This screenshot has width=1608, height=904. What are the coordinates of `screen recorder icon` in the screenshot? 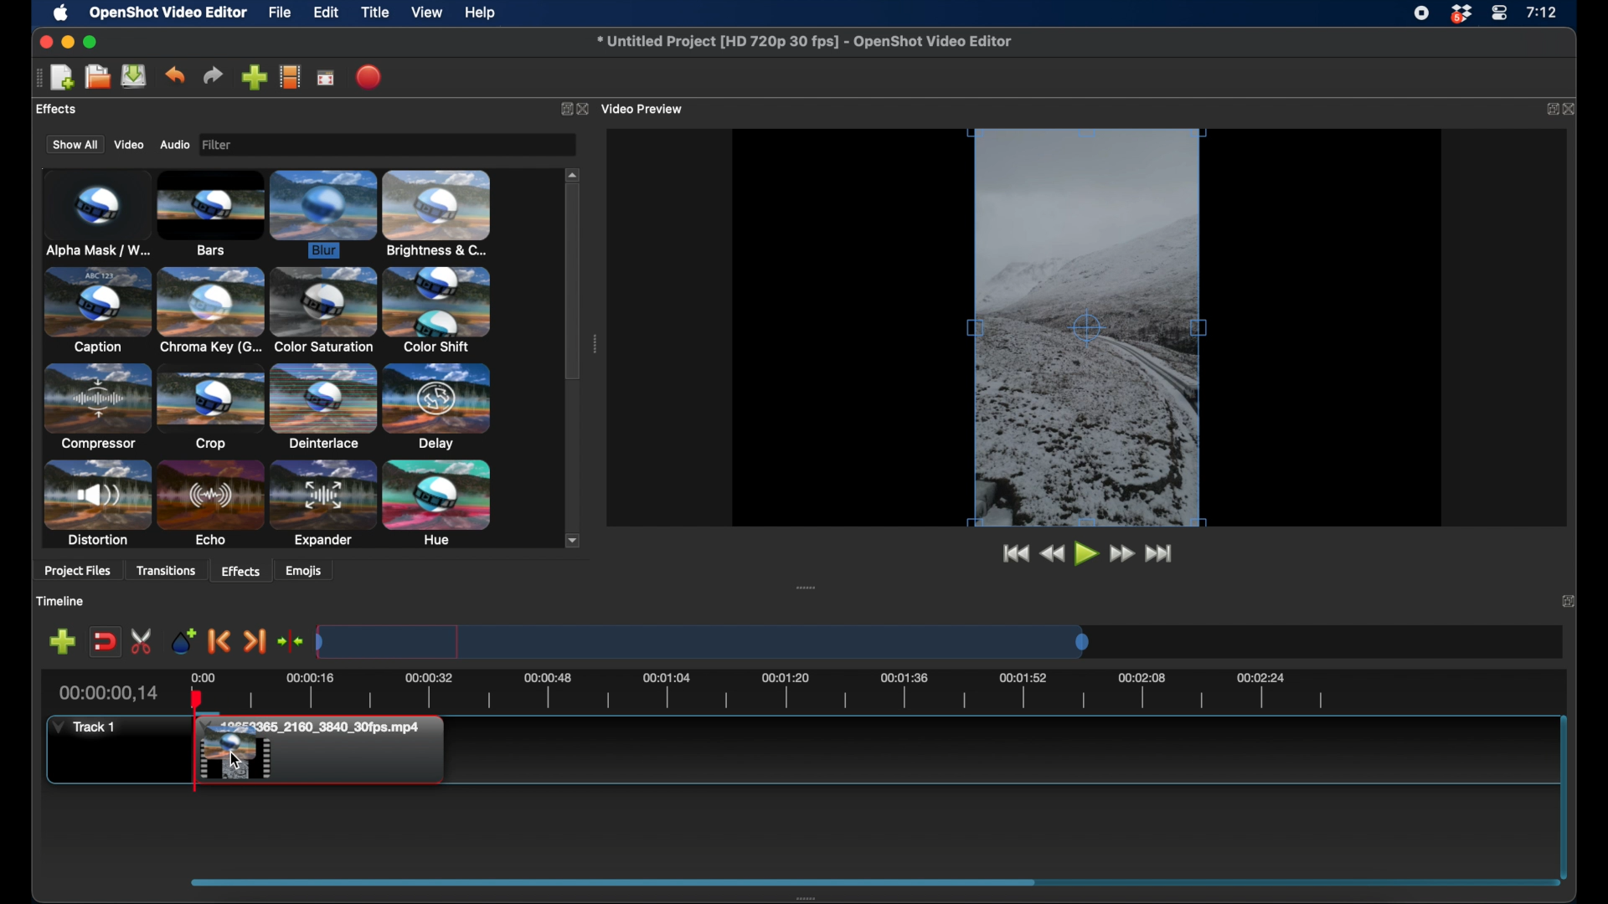 It's located at (1421, 13).